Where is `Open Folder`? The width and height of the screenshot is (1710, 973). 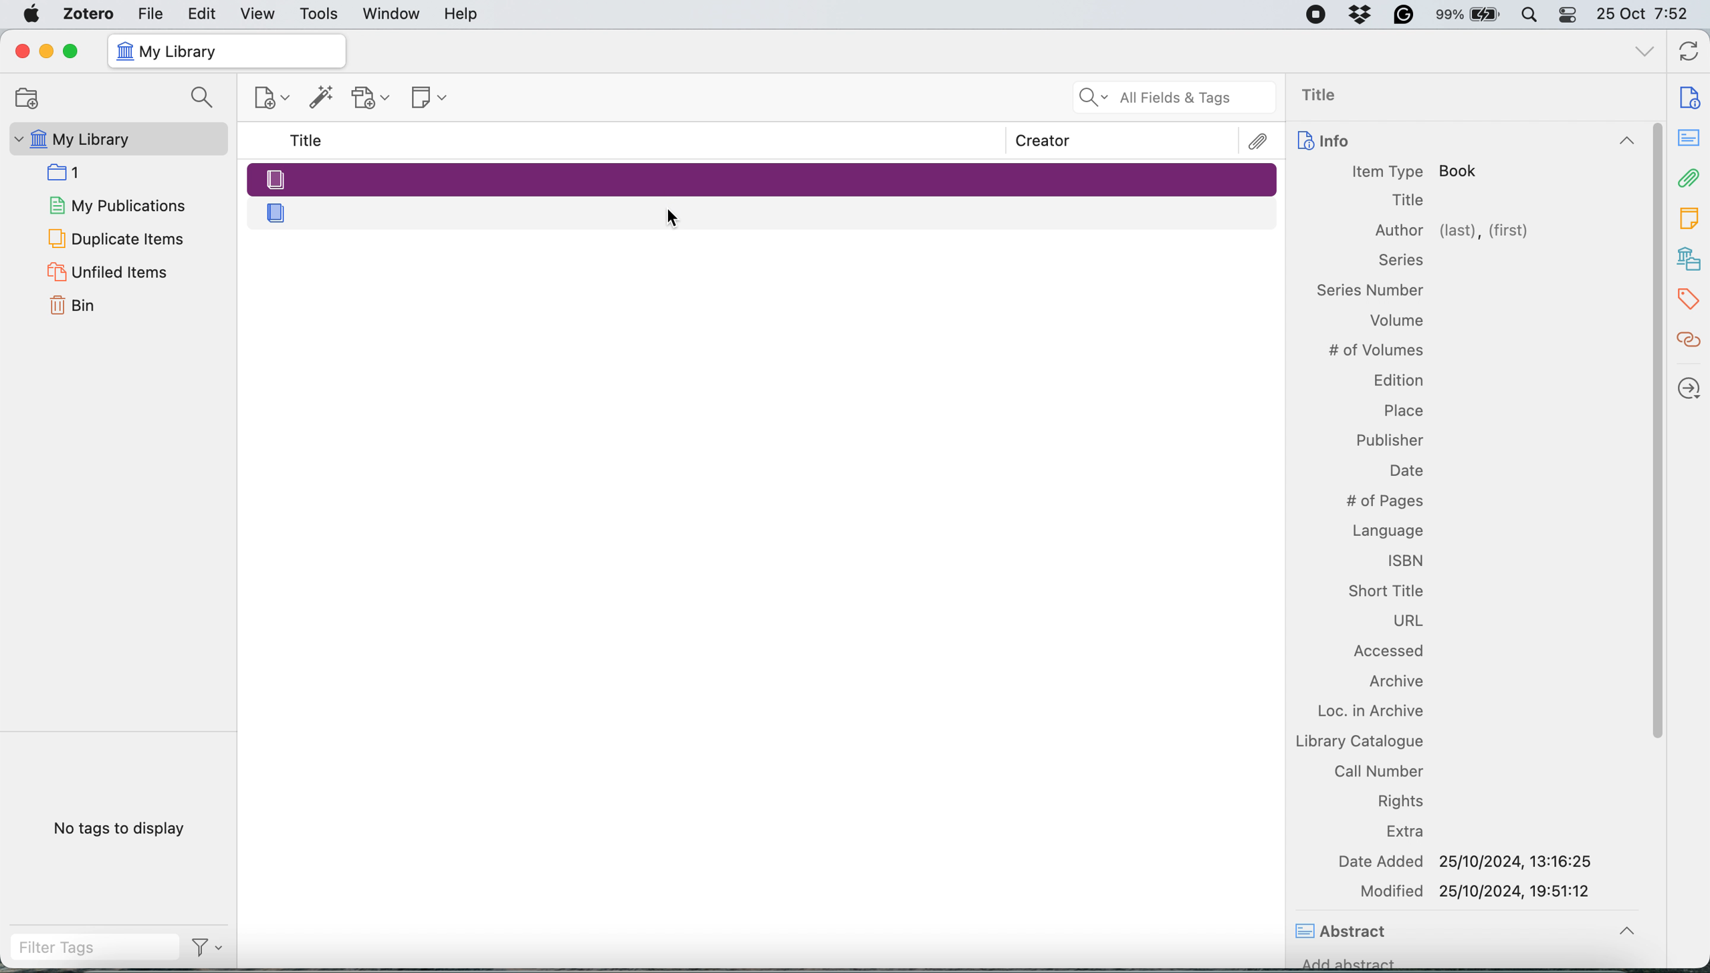
Open Folder is located at coordinates (25, 98).